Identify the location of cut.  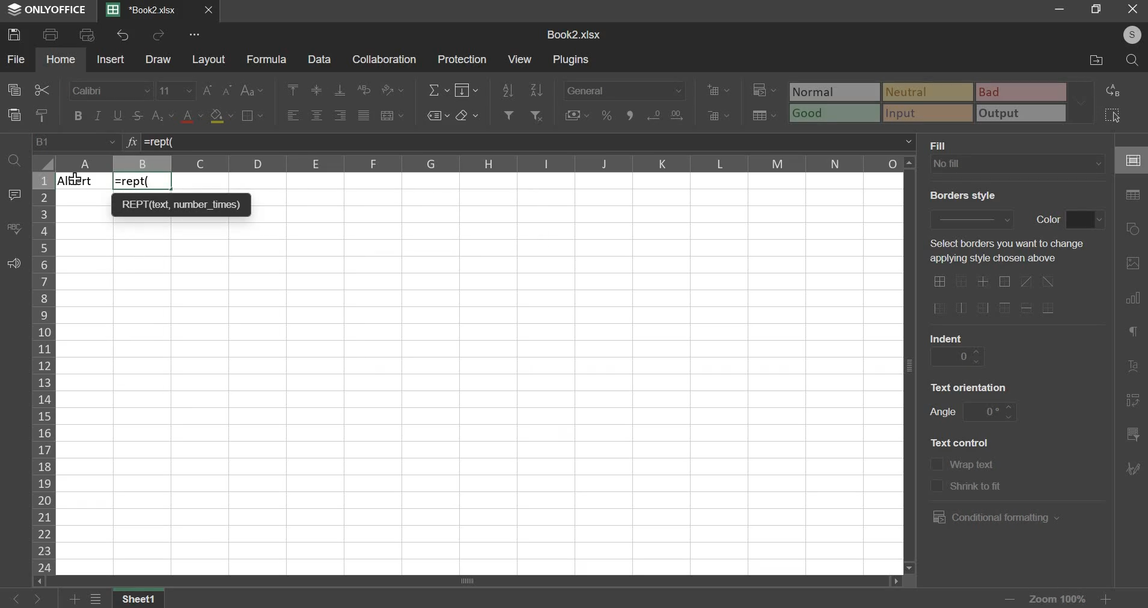
(41, 89).